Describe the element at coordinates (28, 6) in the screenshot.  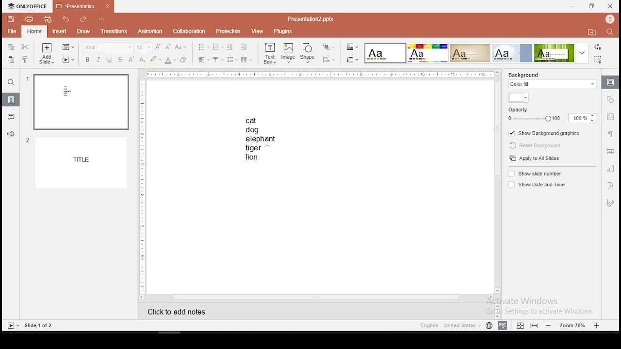
I see `icon` at that location.